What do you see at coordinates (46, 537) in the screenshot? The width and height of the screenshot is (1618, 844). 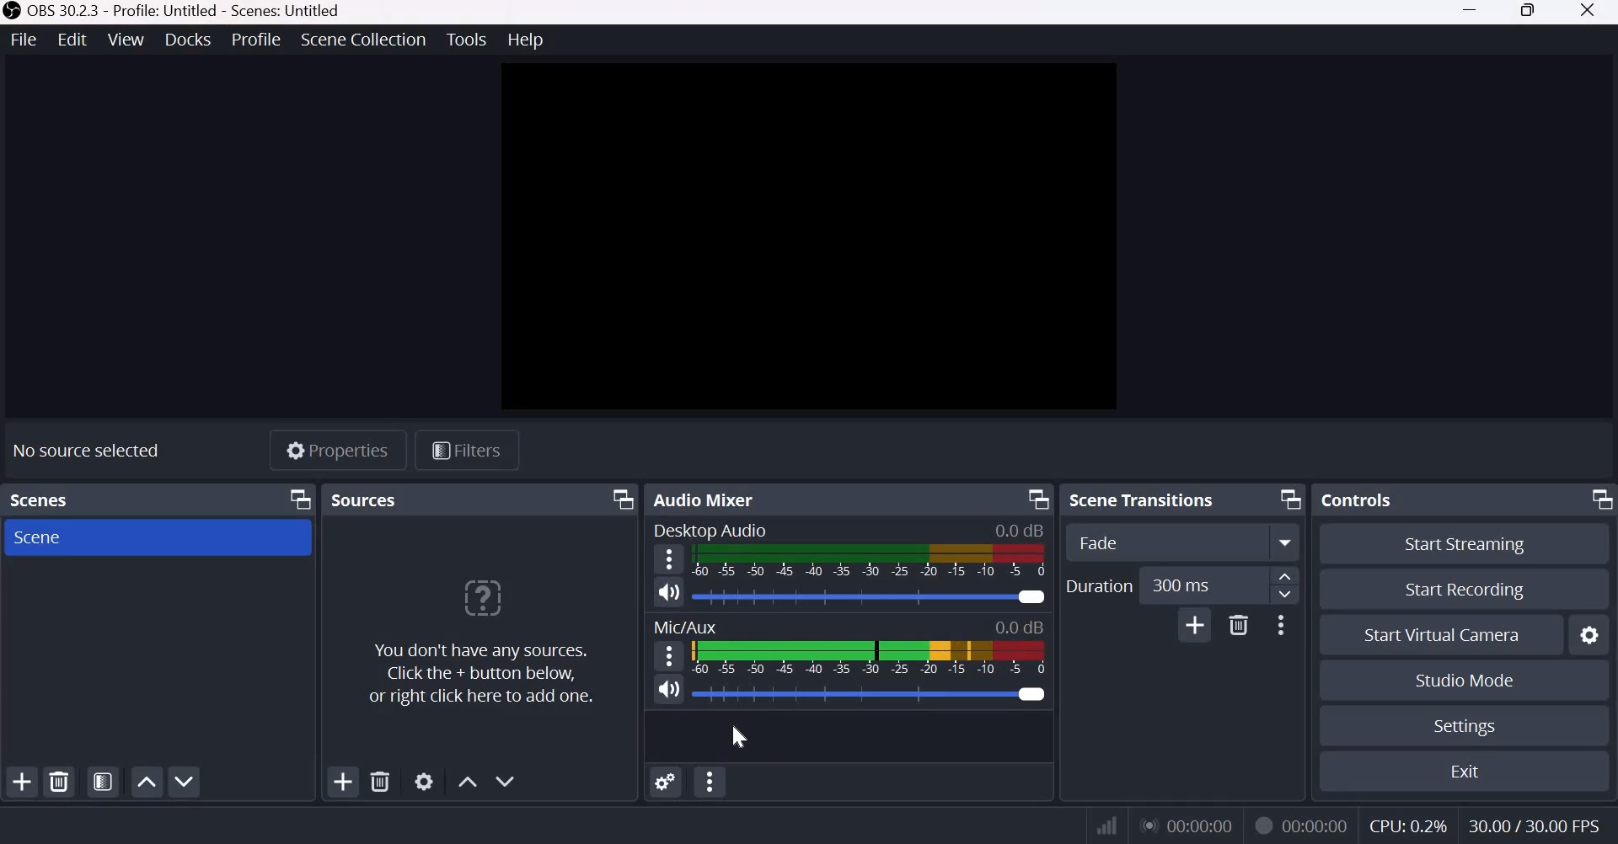 I see `Scene` at bounding box center [46, 537].